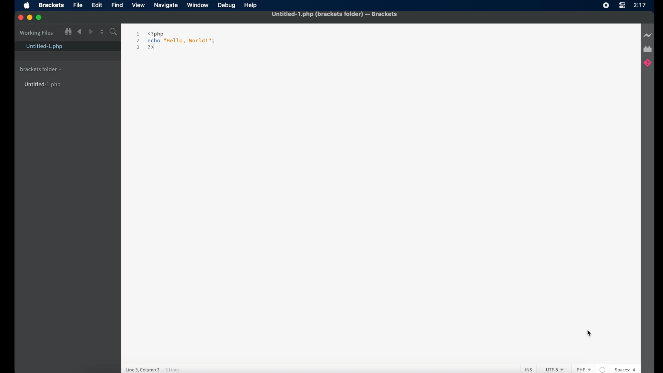  Describe the element at coordinates (30, 18) in the screenshot. I see `minimize` at that location.